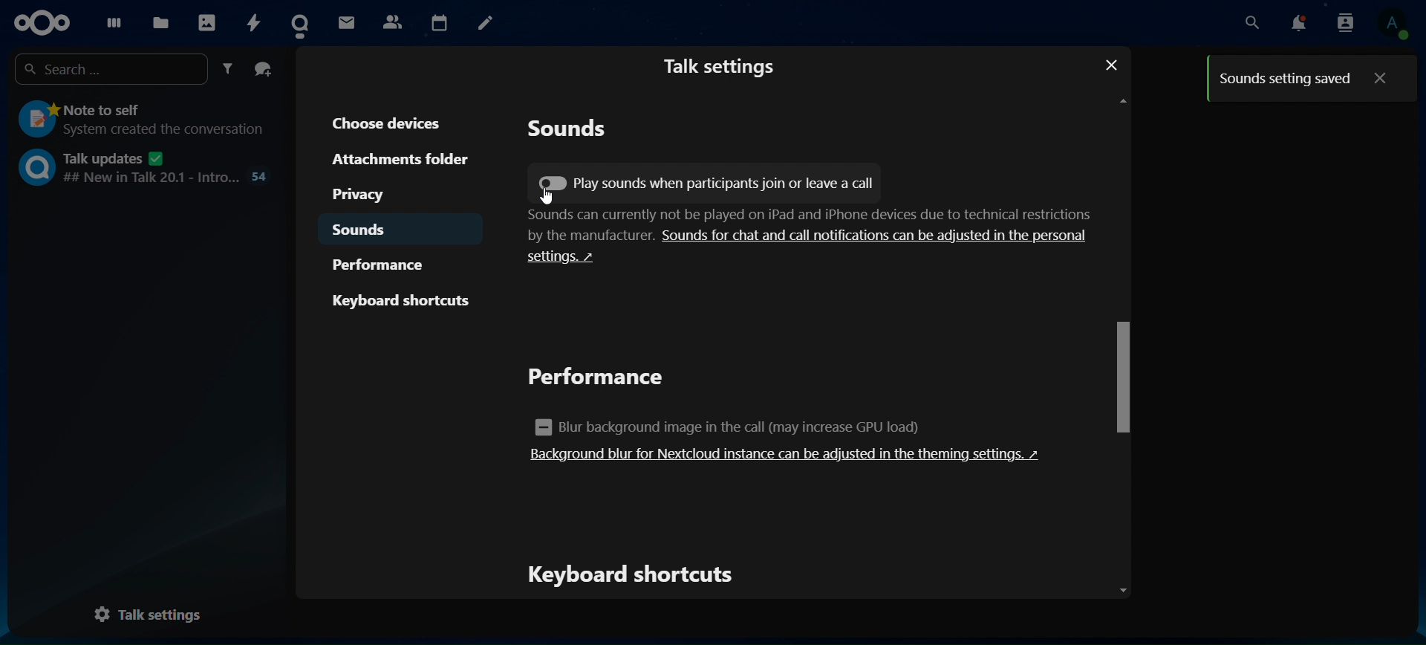 The width and height of the screenshot is (1426, 645). What do you see at coordinates (486, 23) in the screenshot?
I see `notes` at bounding box center [486, 23].